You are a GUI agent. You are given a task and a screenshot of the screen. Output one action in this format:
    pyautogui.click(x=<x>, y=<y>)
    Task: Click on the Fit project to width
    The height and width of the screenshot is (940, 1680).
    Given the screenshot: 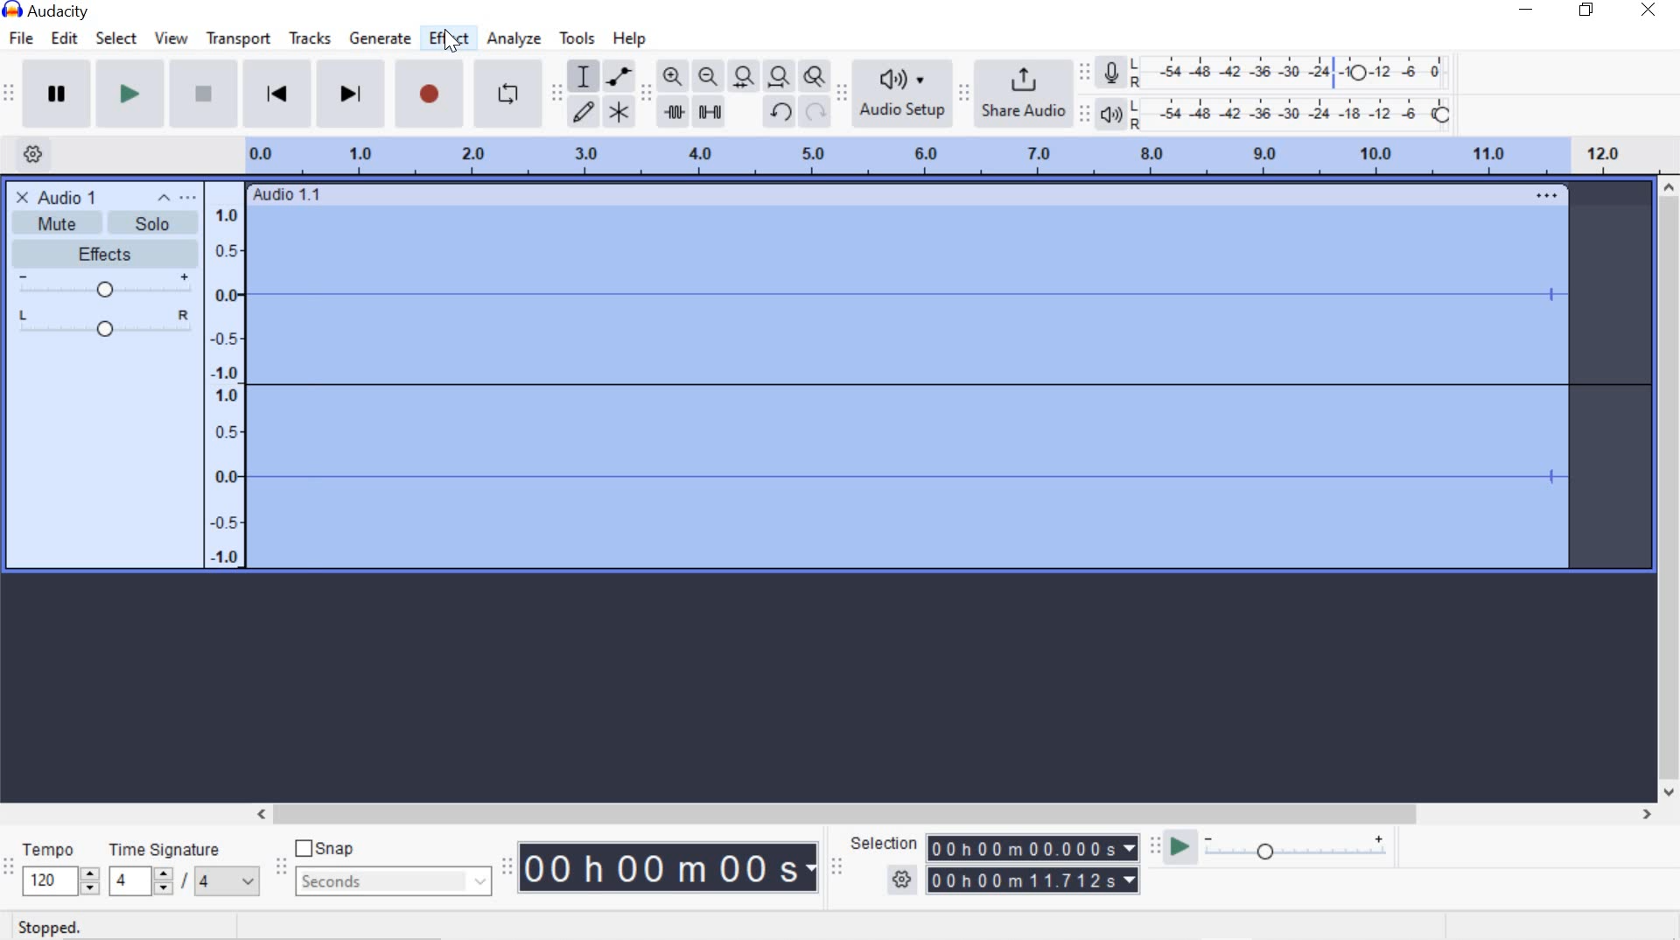 What is the action you would take?
    pyautogui.click(x=780, y=78)
    